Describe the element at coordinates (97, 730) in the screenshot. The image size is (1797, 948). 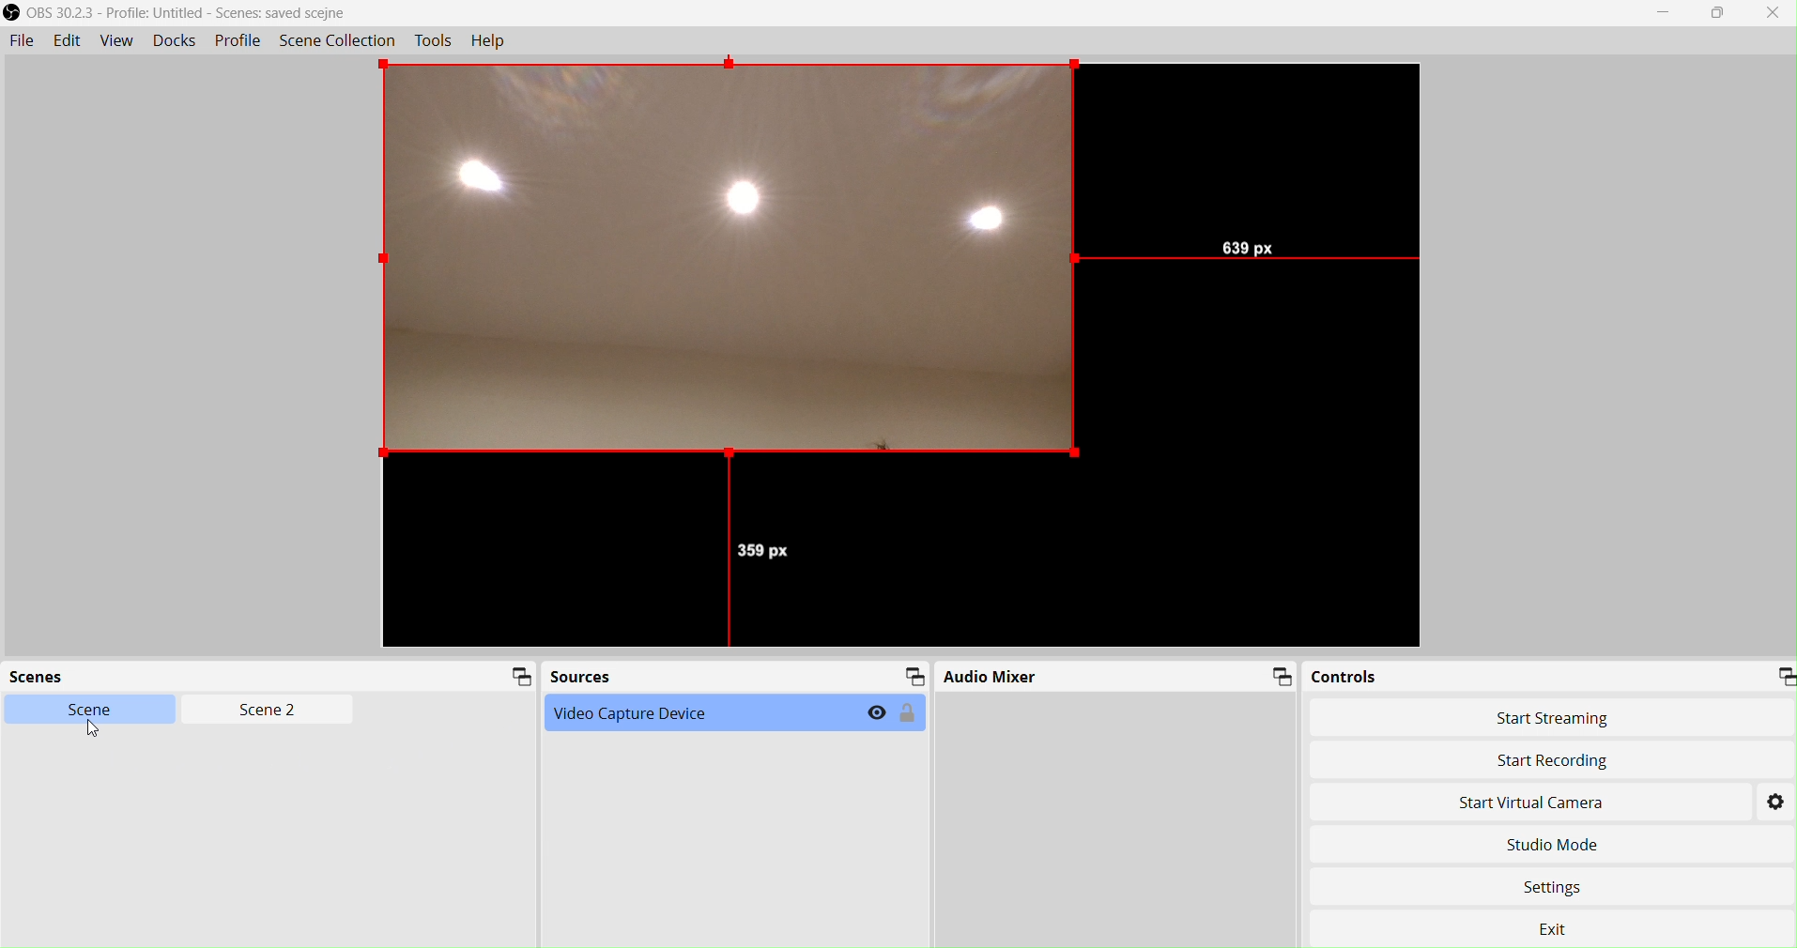
I see `cursor` at that location.